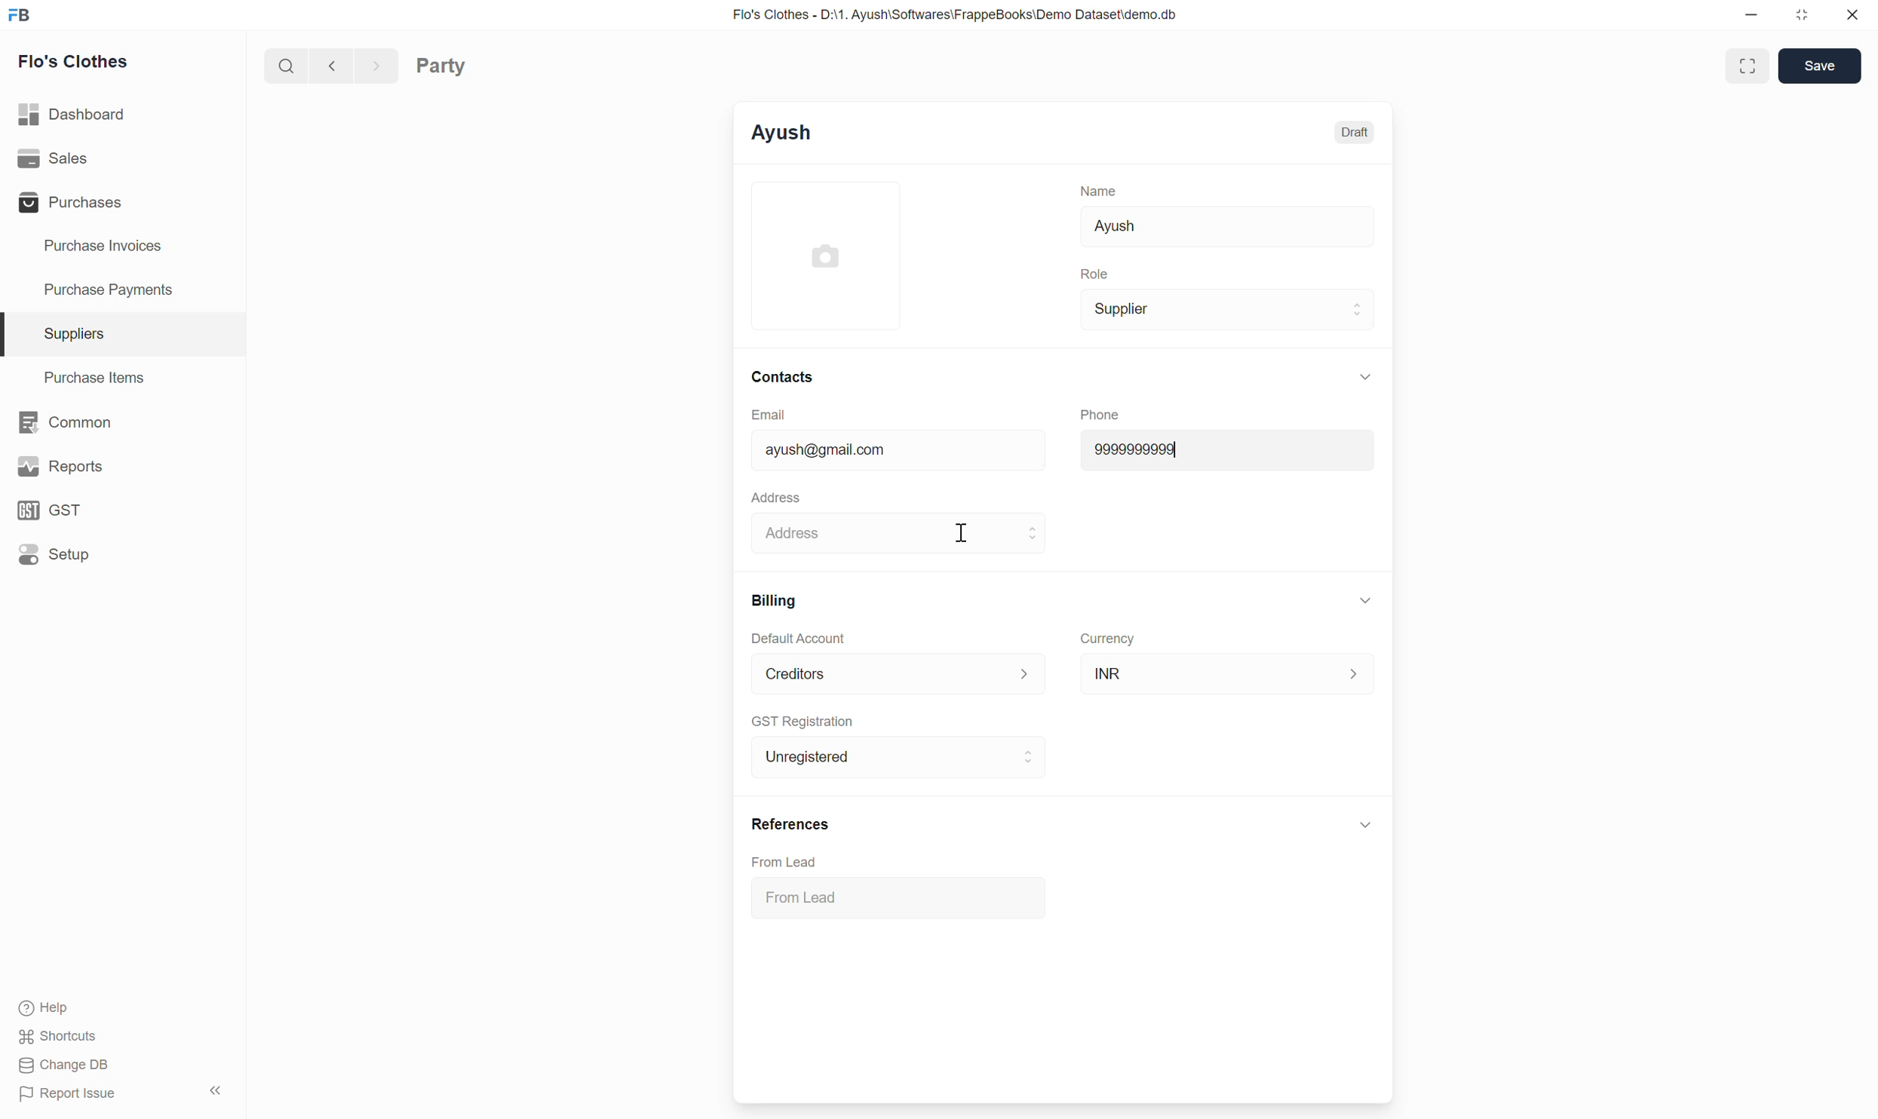 Image resolution: width=1878 pixels, height=1119 pixels. Describe the element at coordinates (59, 1008) in the screenshot. I see `Help` at that location.